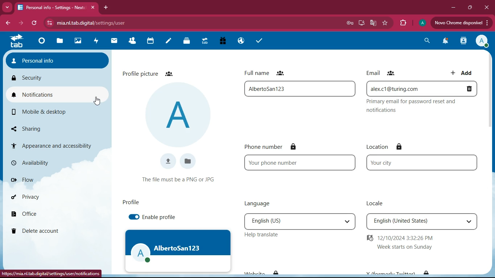 This screenshot has width=495, height=278. What do you see at coordinates (57, 8) in the screenshot?
I see `tab` at bounding box center [57, 8].